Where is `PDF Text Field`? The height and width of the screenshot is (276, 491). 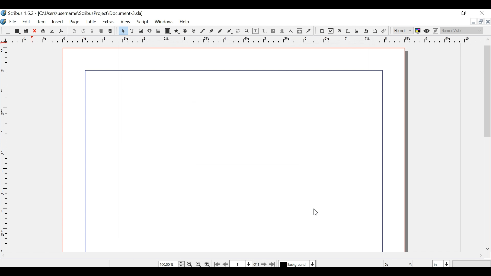 PDF Text Field is located at coordinates (349, 31).